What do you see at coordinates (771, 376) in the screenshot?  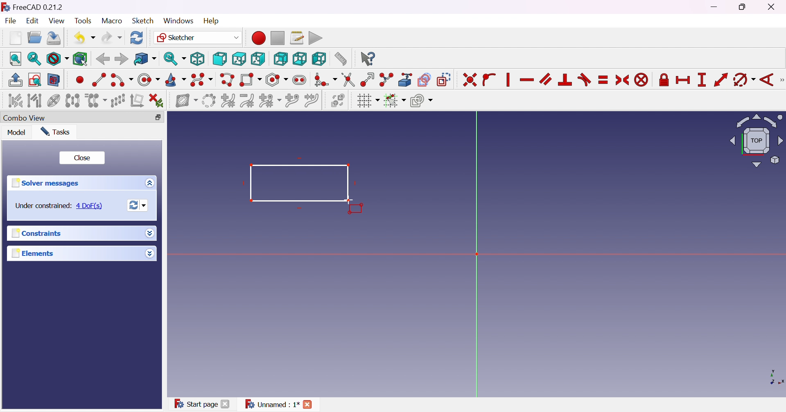 I see `x, y axis plane` at bounding box center [771, 376].